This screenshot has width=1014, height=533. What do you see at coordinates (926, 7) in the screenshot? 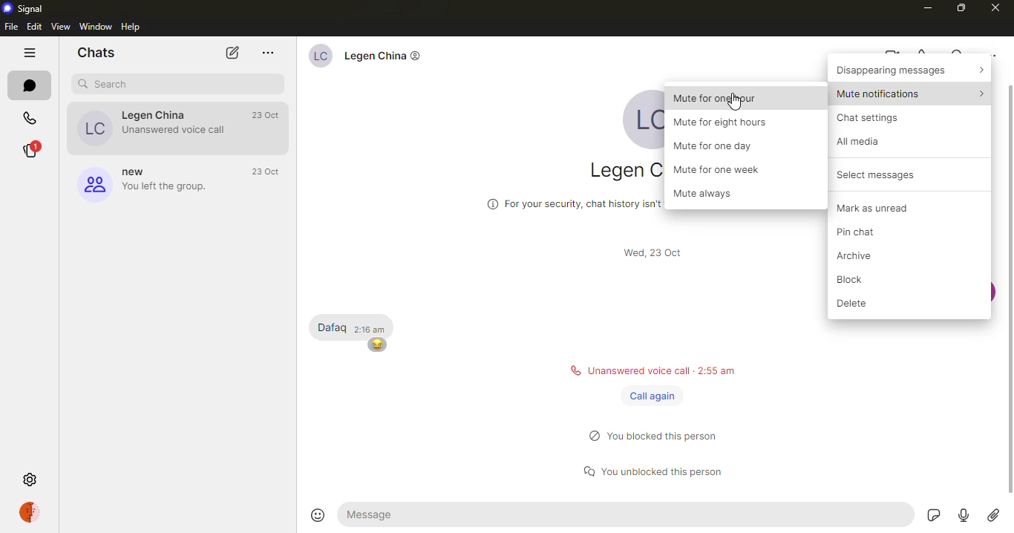
I see `minimize` at bounding box center [926, 7].